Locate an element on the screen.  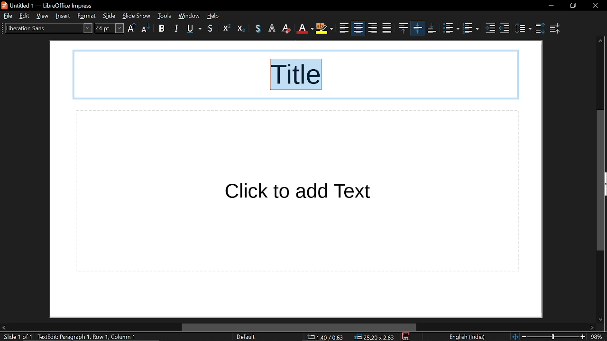
close is located at coordinates (595, 6).